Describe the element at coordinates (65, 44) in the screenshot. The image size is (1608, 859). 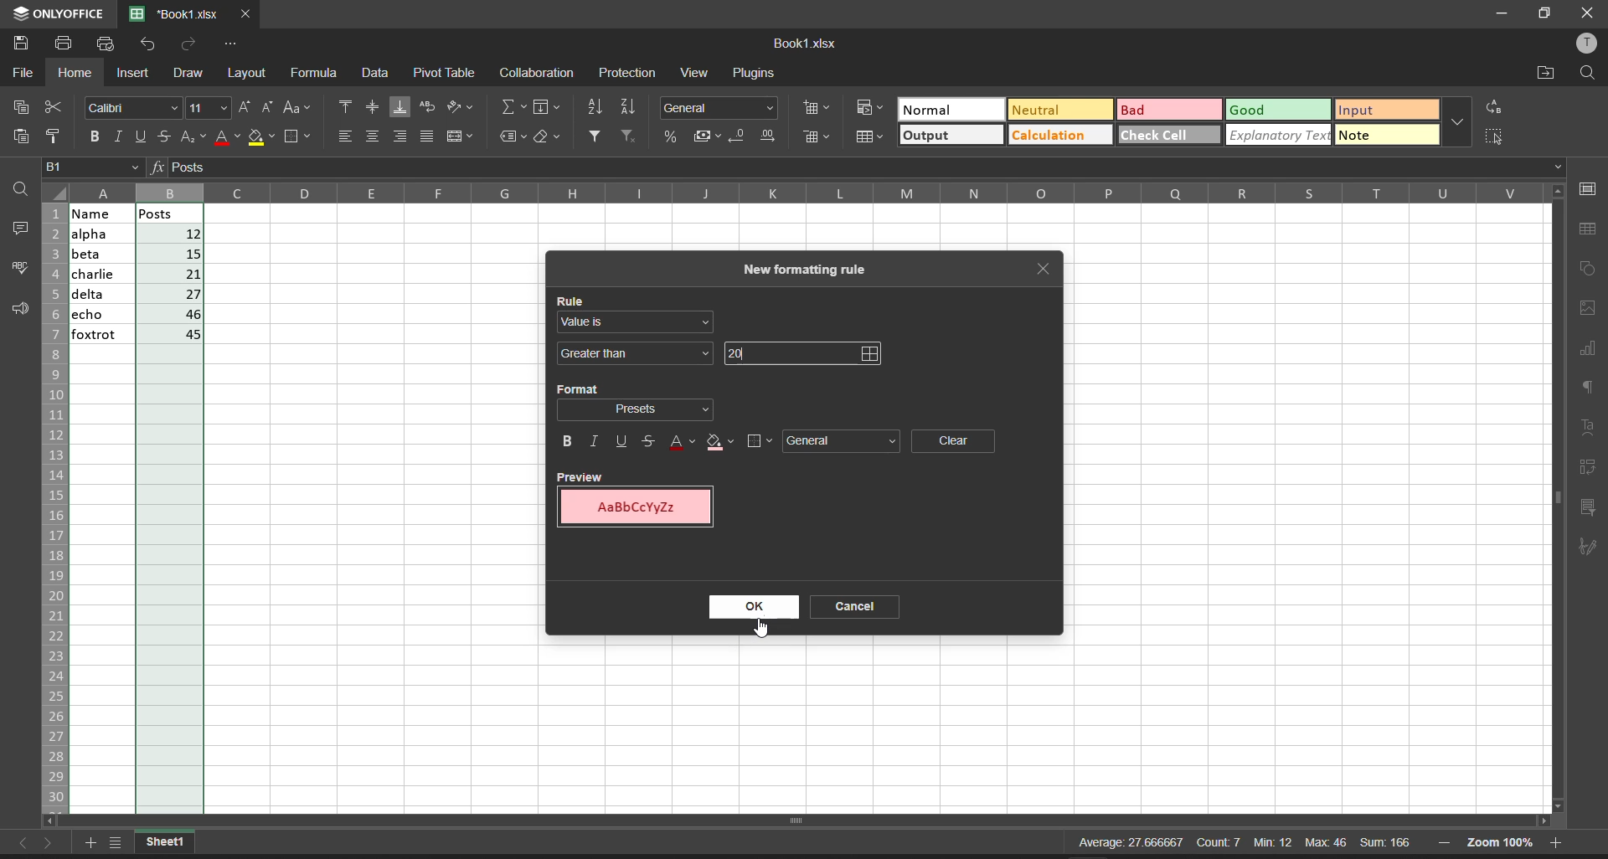
I see `print` at that location.